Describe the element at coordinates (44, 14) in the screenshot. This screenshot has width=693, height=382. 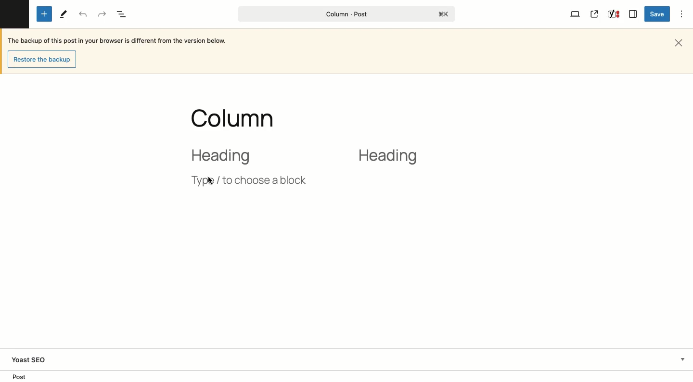
I see `Add new block` at that location.